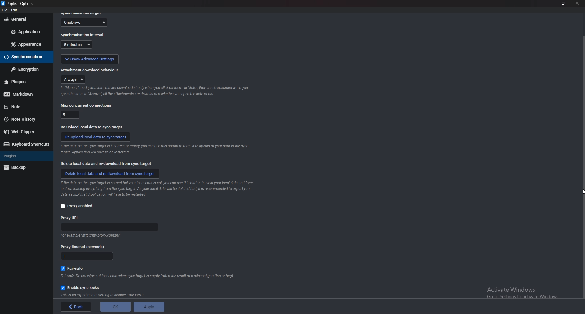 The height and width of the screenshot is (314, 585). I want to click on proxy url, so click(110, 228).